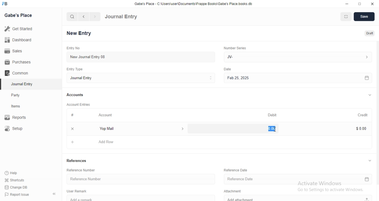 The image size is (379, 201). I want to click on shortcuts, so click(18, 180).